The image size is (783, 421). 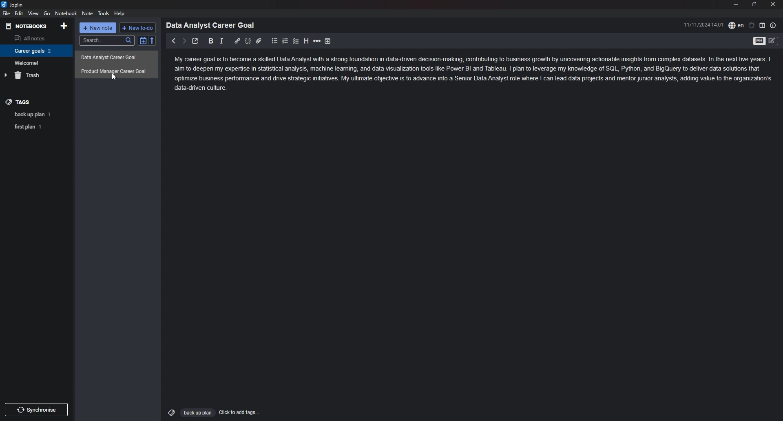 What do you see at coordinates (47, 13) in the screenshot?
I see `go` at bounding box center [47, 13].